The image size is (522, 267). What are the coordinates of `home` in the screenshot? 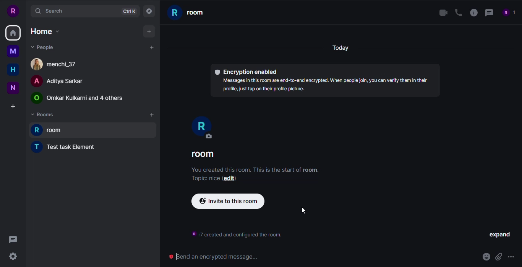 It's located at (13, 69).